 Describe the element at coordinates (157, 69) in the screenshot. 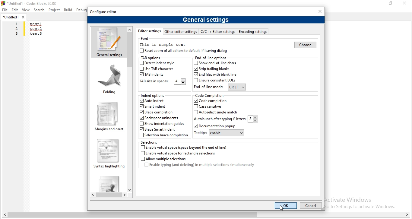

I see `Use TAB character` at that location.